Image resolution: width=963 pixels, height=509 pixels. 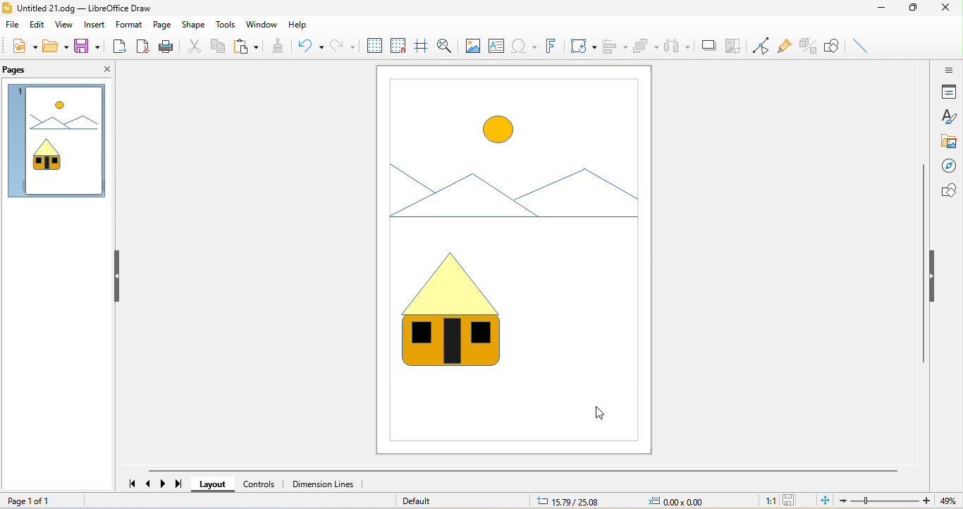 What do you see at coordinates (194, 44) in the screenshot?
I see `cut` at bounding box center [194, 44].